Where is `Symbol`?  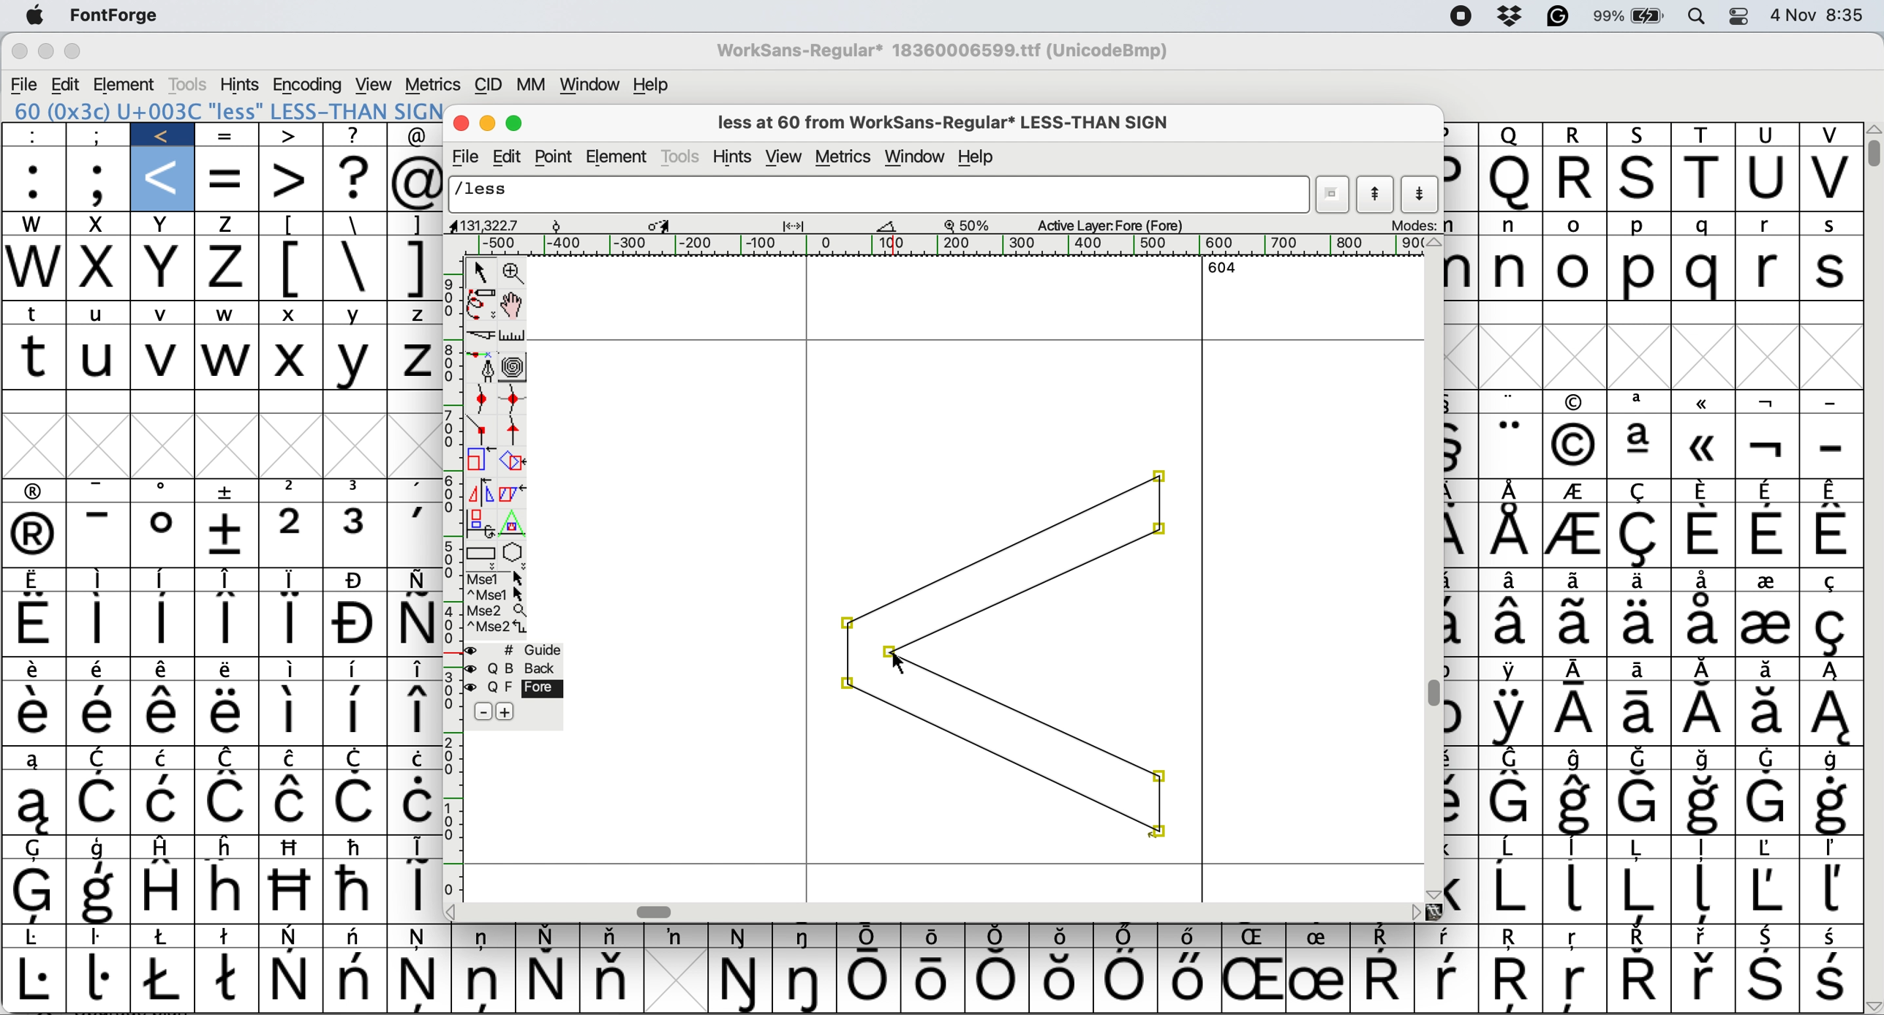
Symbol is located at coordinates (1702, 581).